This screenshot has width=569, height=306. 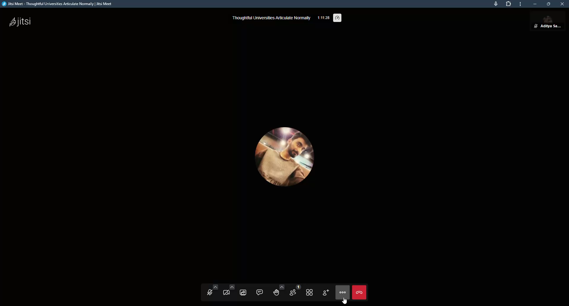 What do you see at coordinates (283, 154) in the screenshot?
I see `profile picture` at bounding box center [283, 154].